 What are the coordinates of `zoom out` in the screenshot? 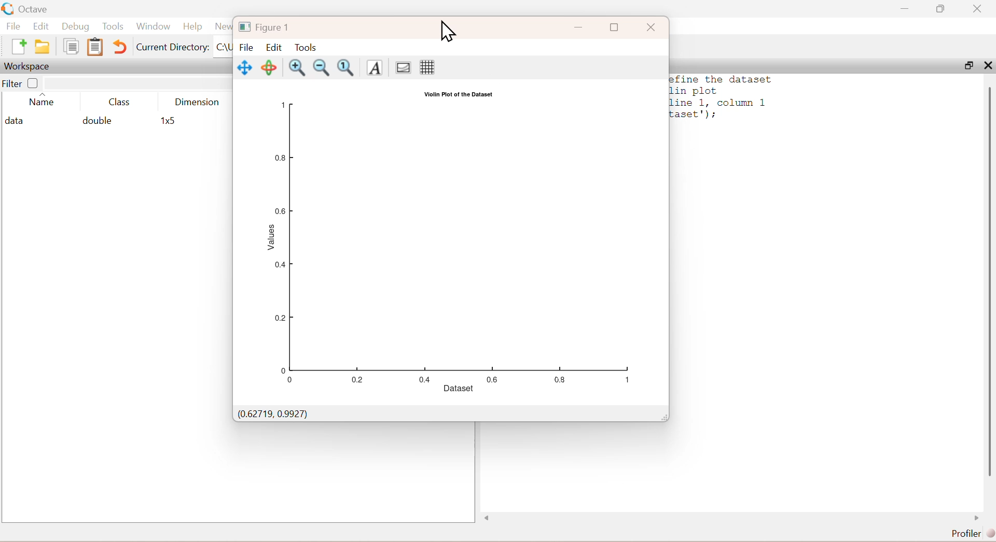 It's located at (322, 68).